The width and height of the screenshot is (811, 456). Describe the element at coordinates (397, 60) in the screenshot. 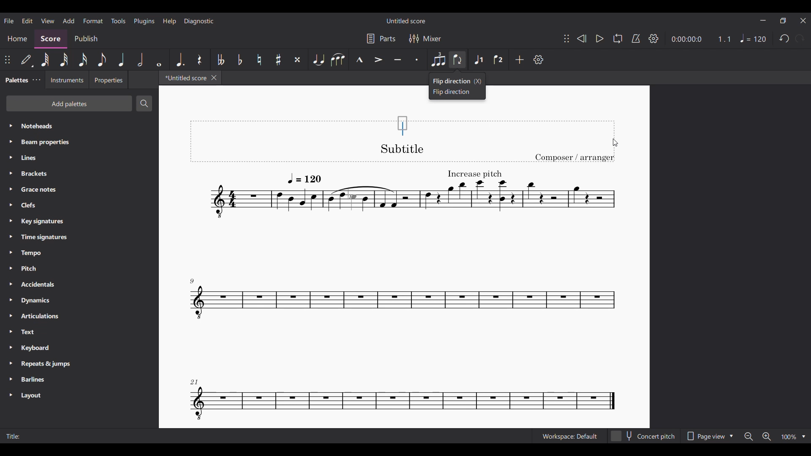

I see `Tenuto` at that location.